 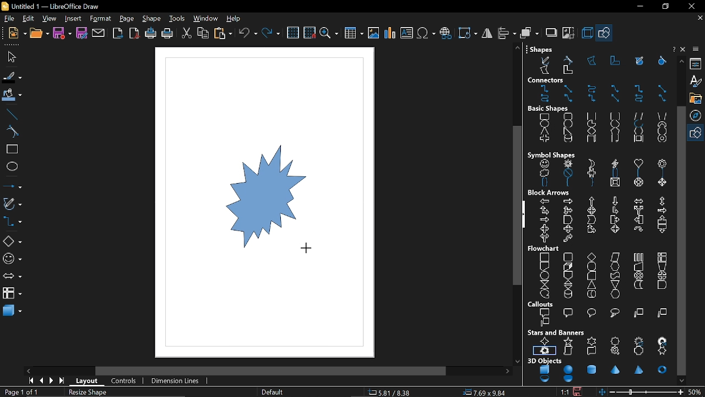 What do you see at coordinates (177, 380) in the screenshot?
I see `dimension lines` at bounding box center [177, 380].